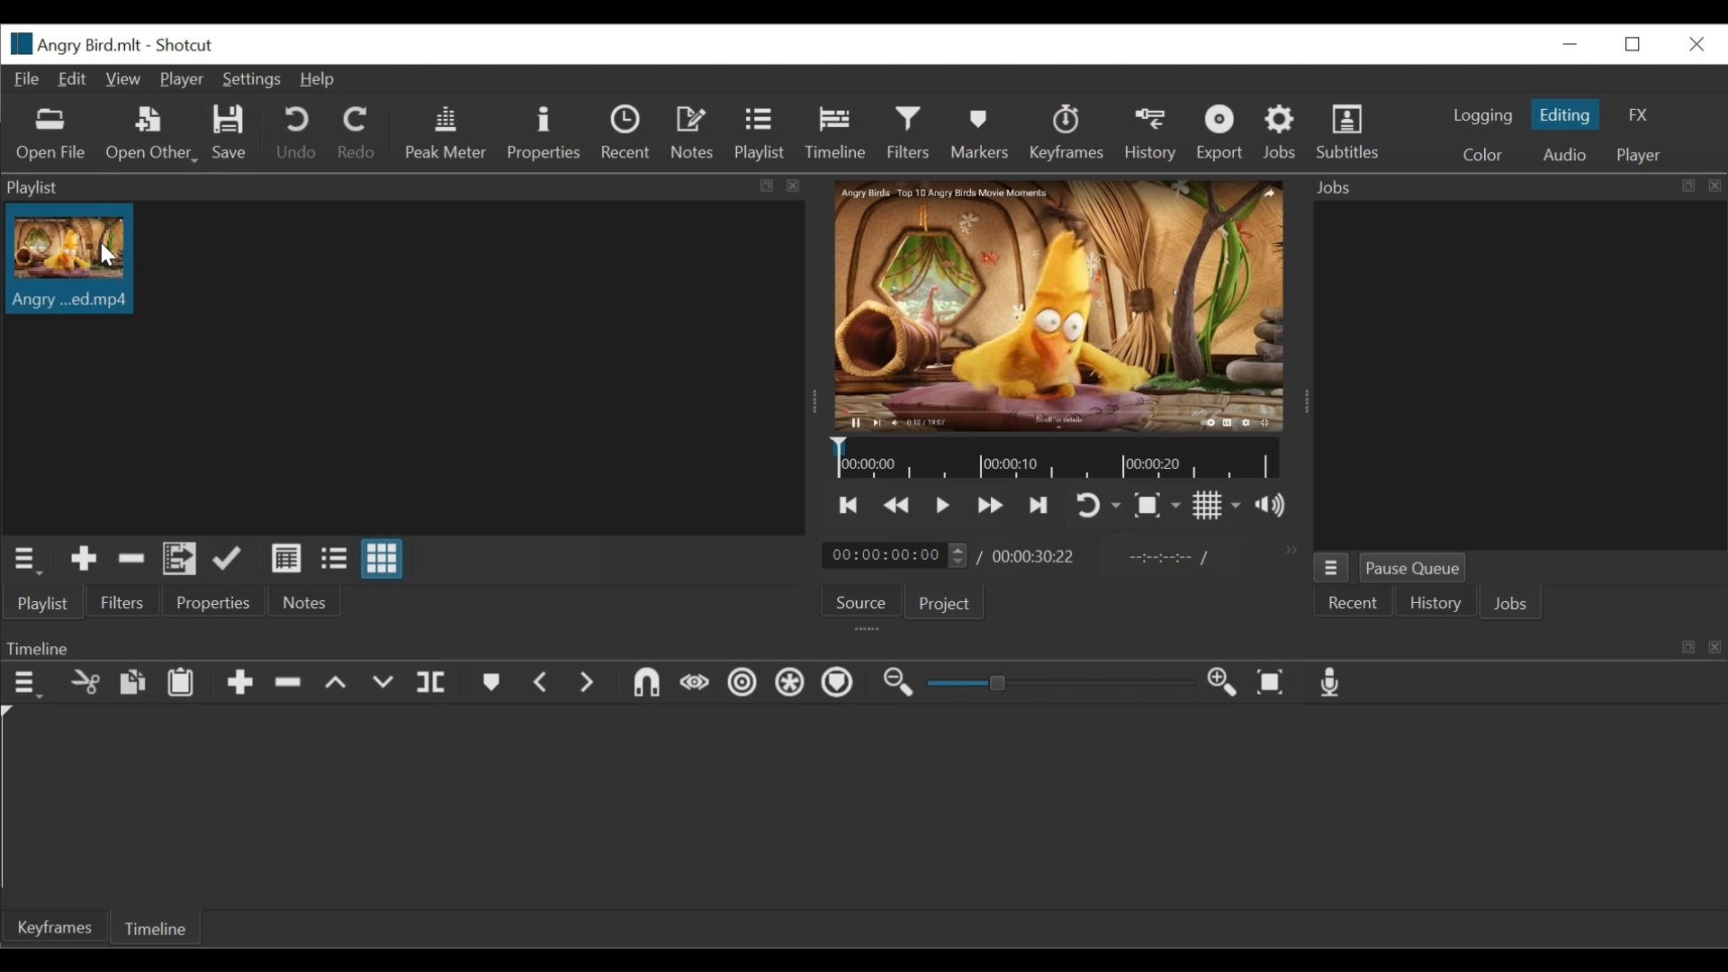  What do you see at coordinates (899, 685) in the screenshot?
I see `Zoom timeline out` at bounding box center [899, 685].